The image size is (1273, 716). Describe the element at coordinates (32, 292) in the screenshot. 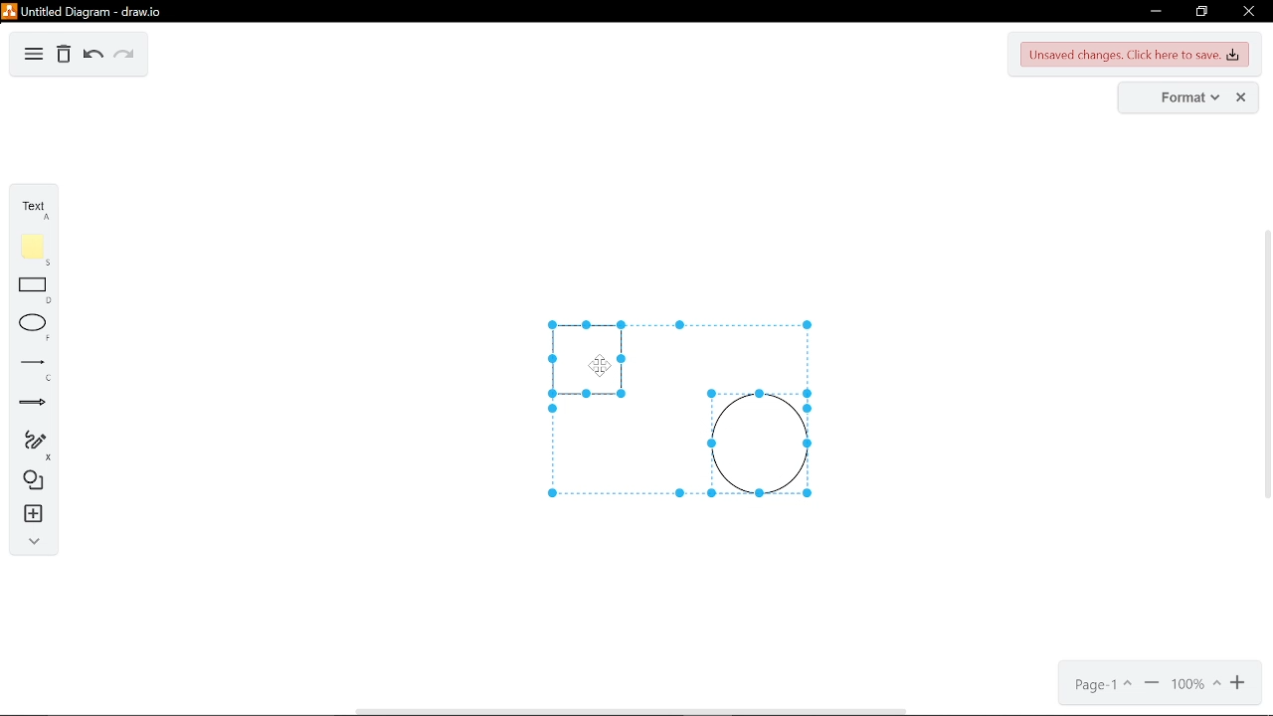

I see `rectangle` at that location.